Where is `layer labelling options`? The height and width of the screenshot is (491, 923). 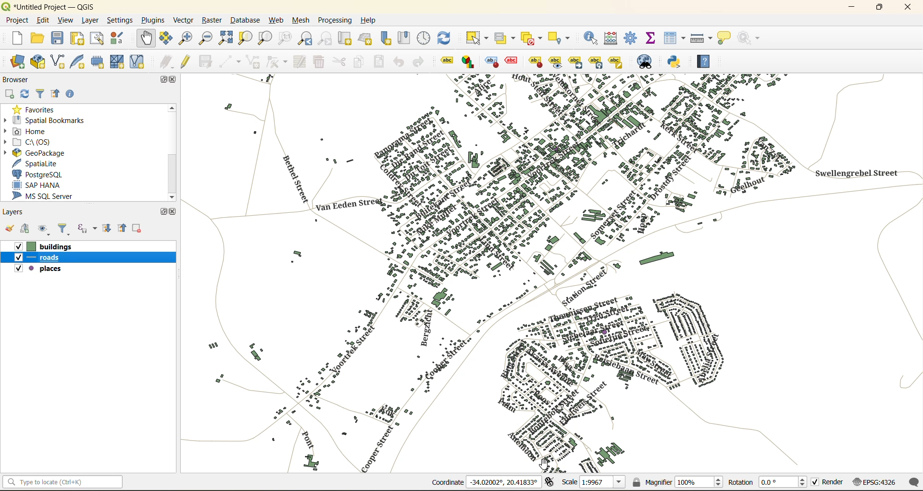
layer labelling options is located at coordinates (447, 59).